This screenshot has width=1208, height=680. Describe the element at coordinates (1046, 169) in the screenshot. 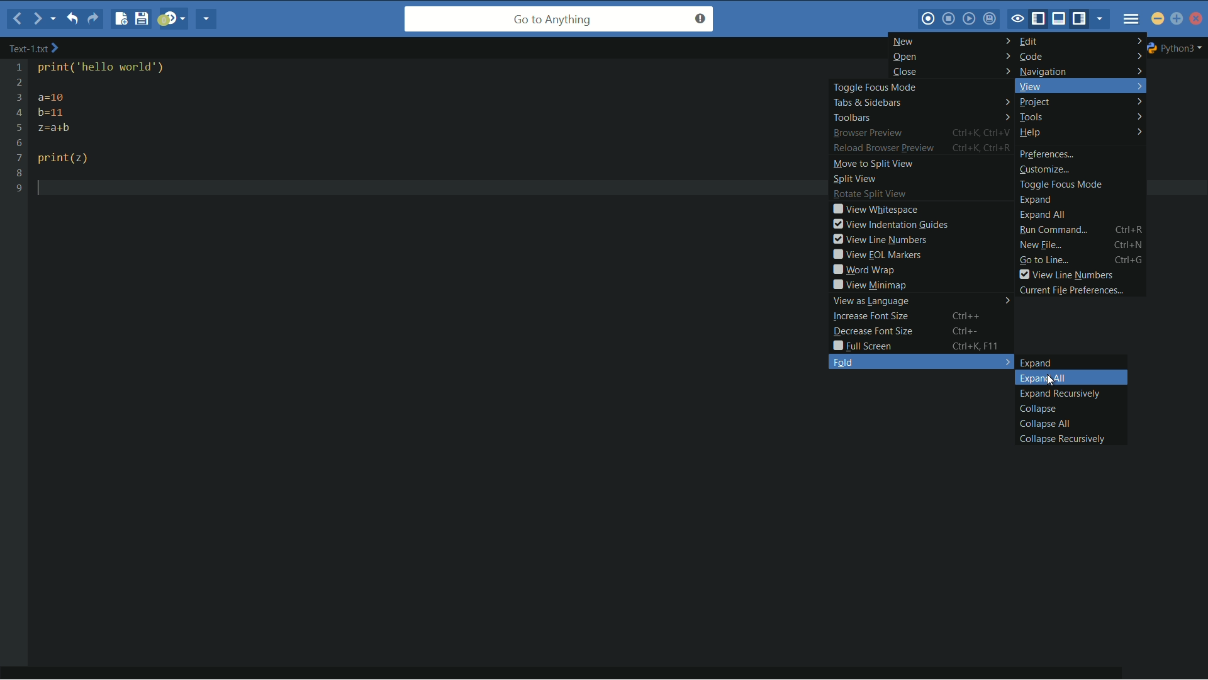

I see `customize` at that location.